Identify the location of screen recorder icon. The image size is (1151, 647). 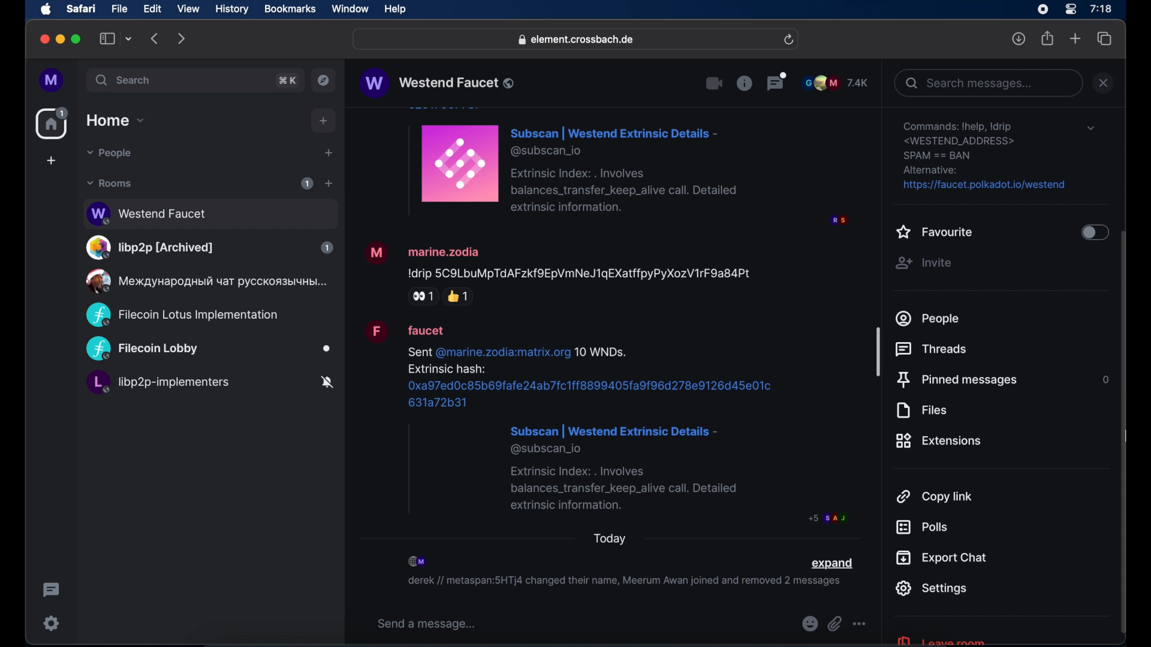
(1042, 10).